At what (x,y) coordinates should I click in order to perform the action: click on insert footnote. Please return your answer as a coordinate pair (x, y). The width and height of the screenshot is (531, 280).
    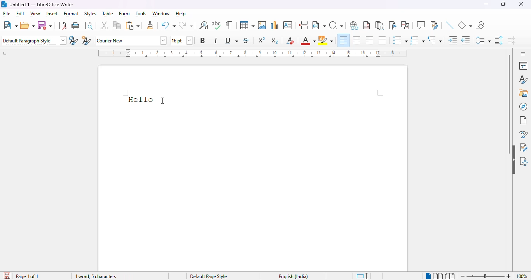
    Looking at the image, I should click on (367, 25).